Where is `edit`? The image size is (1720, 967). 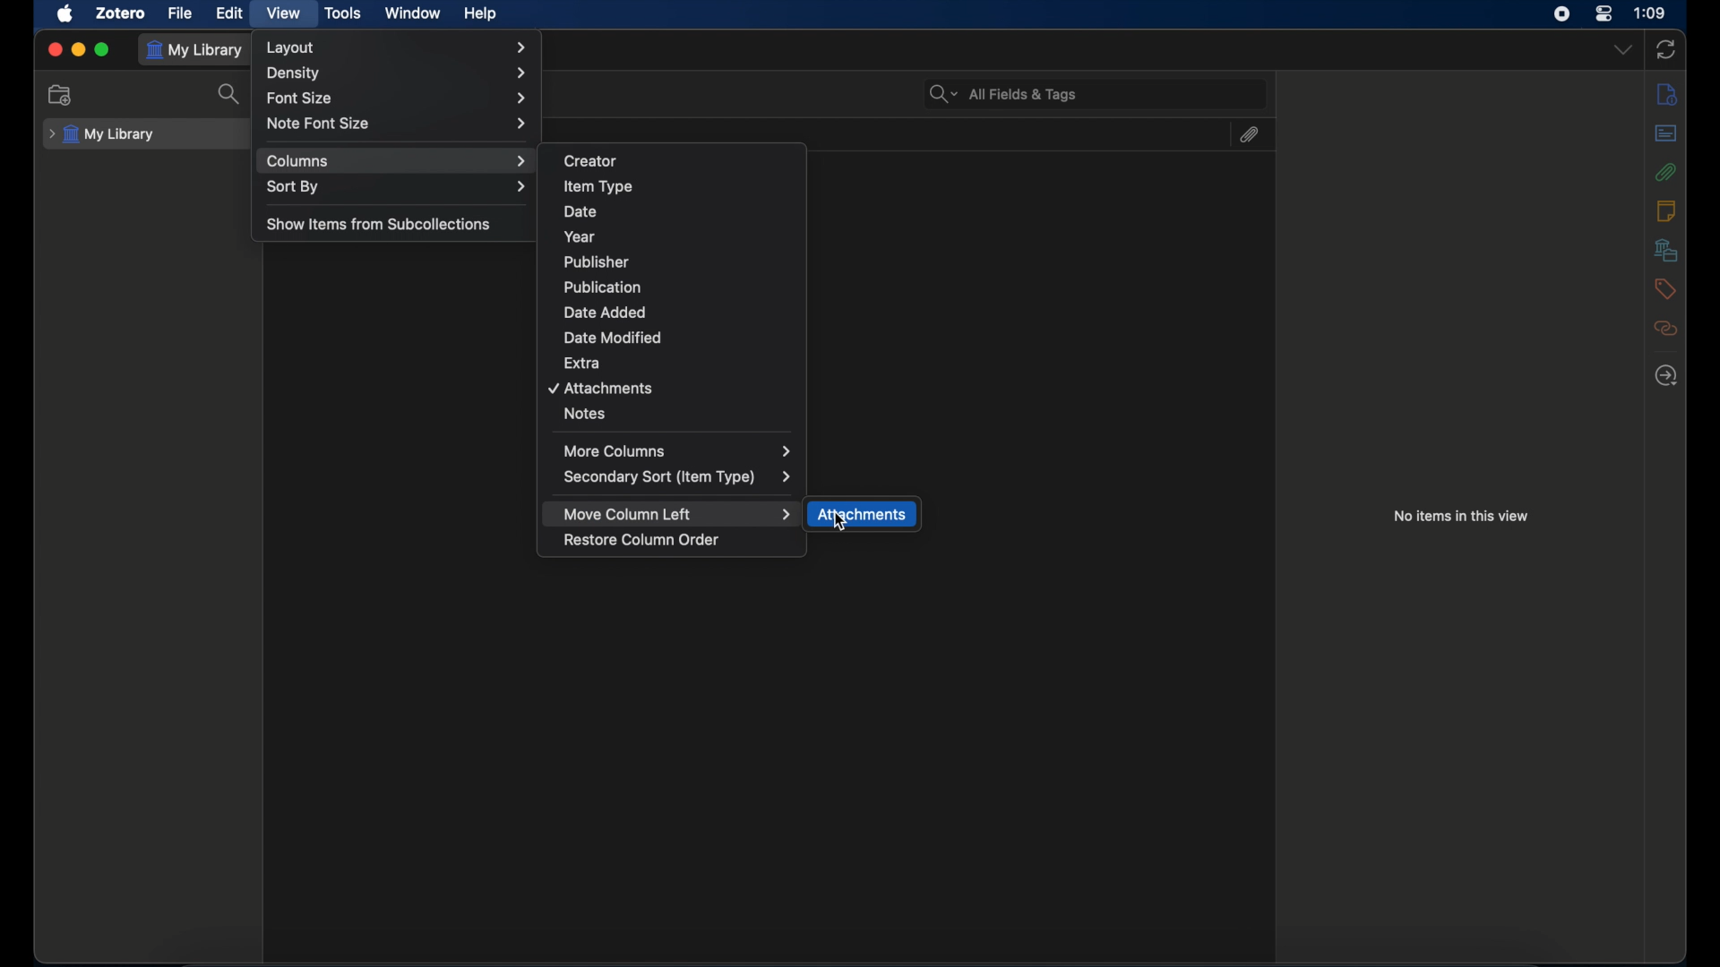
edit is located at coordinates (231, 13).